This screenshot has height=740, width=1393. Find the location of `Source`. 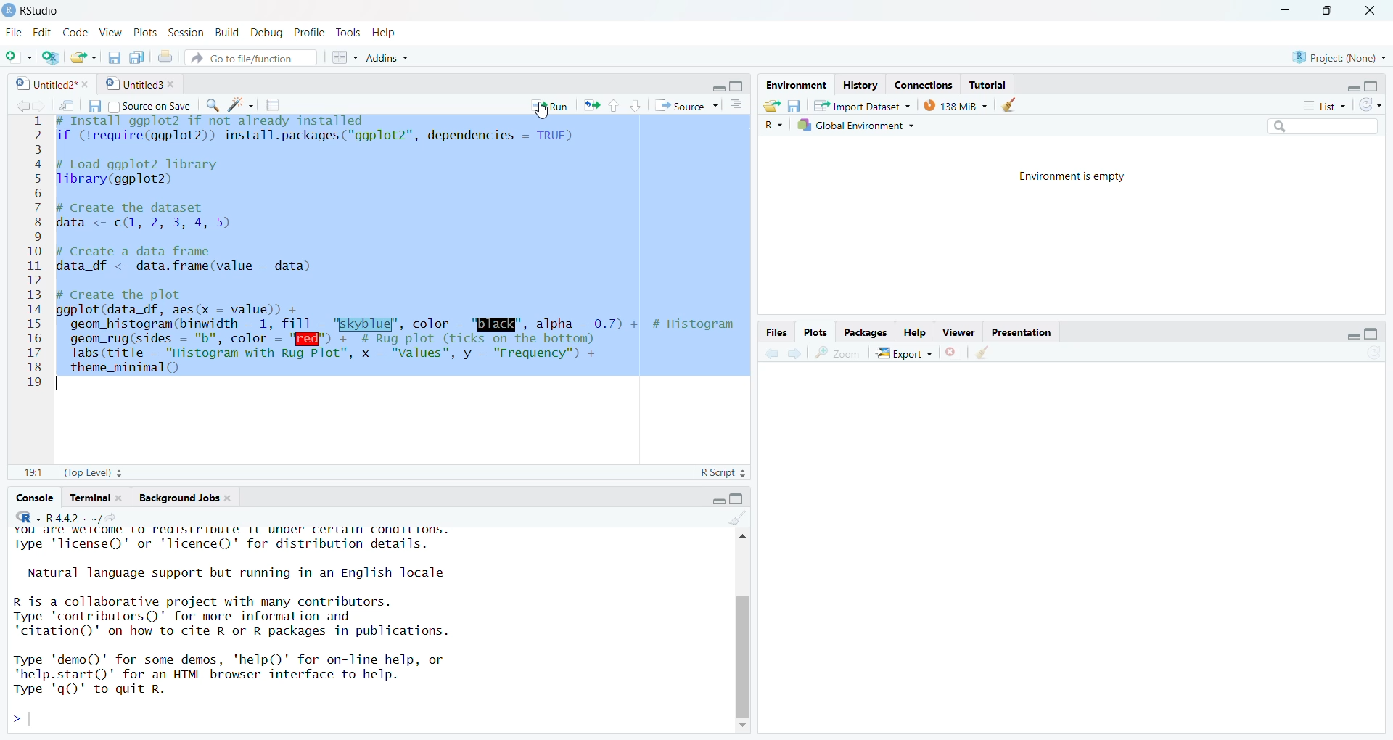

Source is located at coordinates (684, 107).